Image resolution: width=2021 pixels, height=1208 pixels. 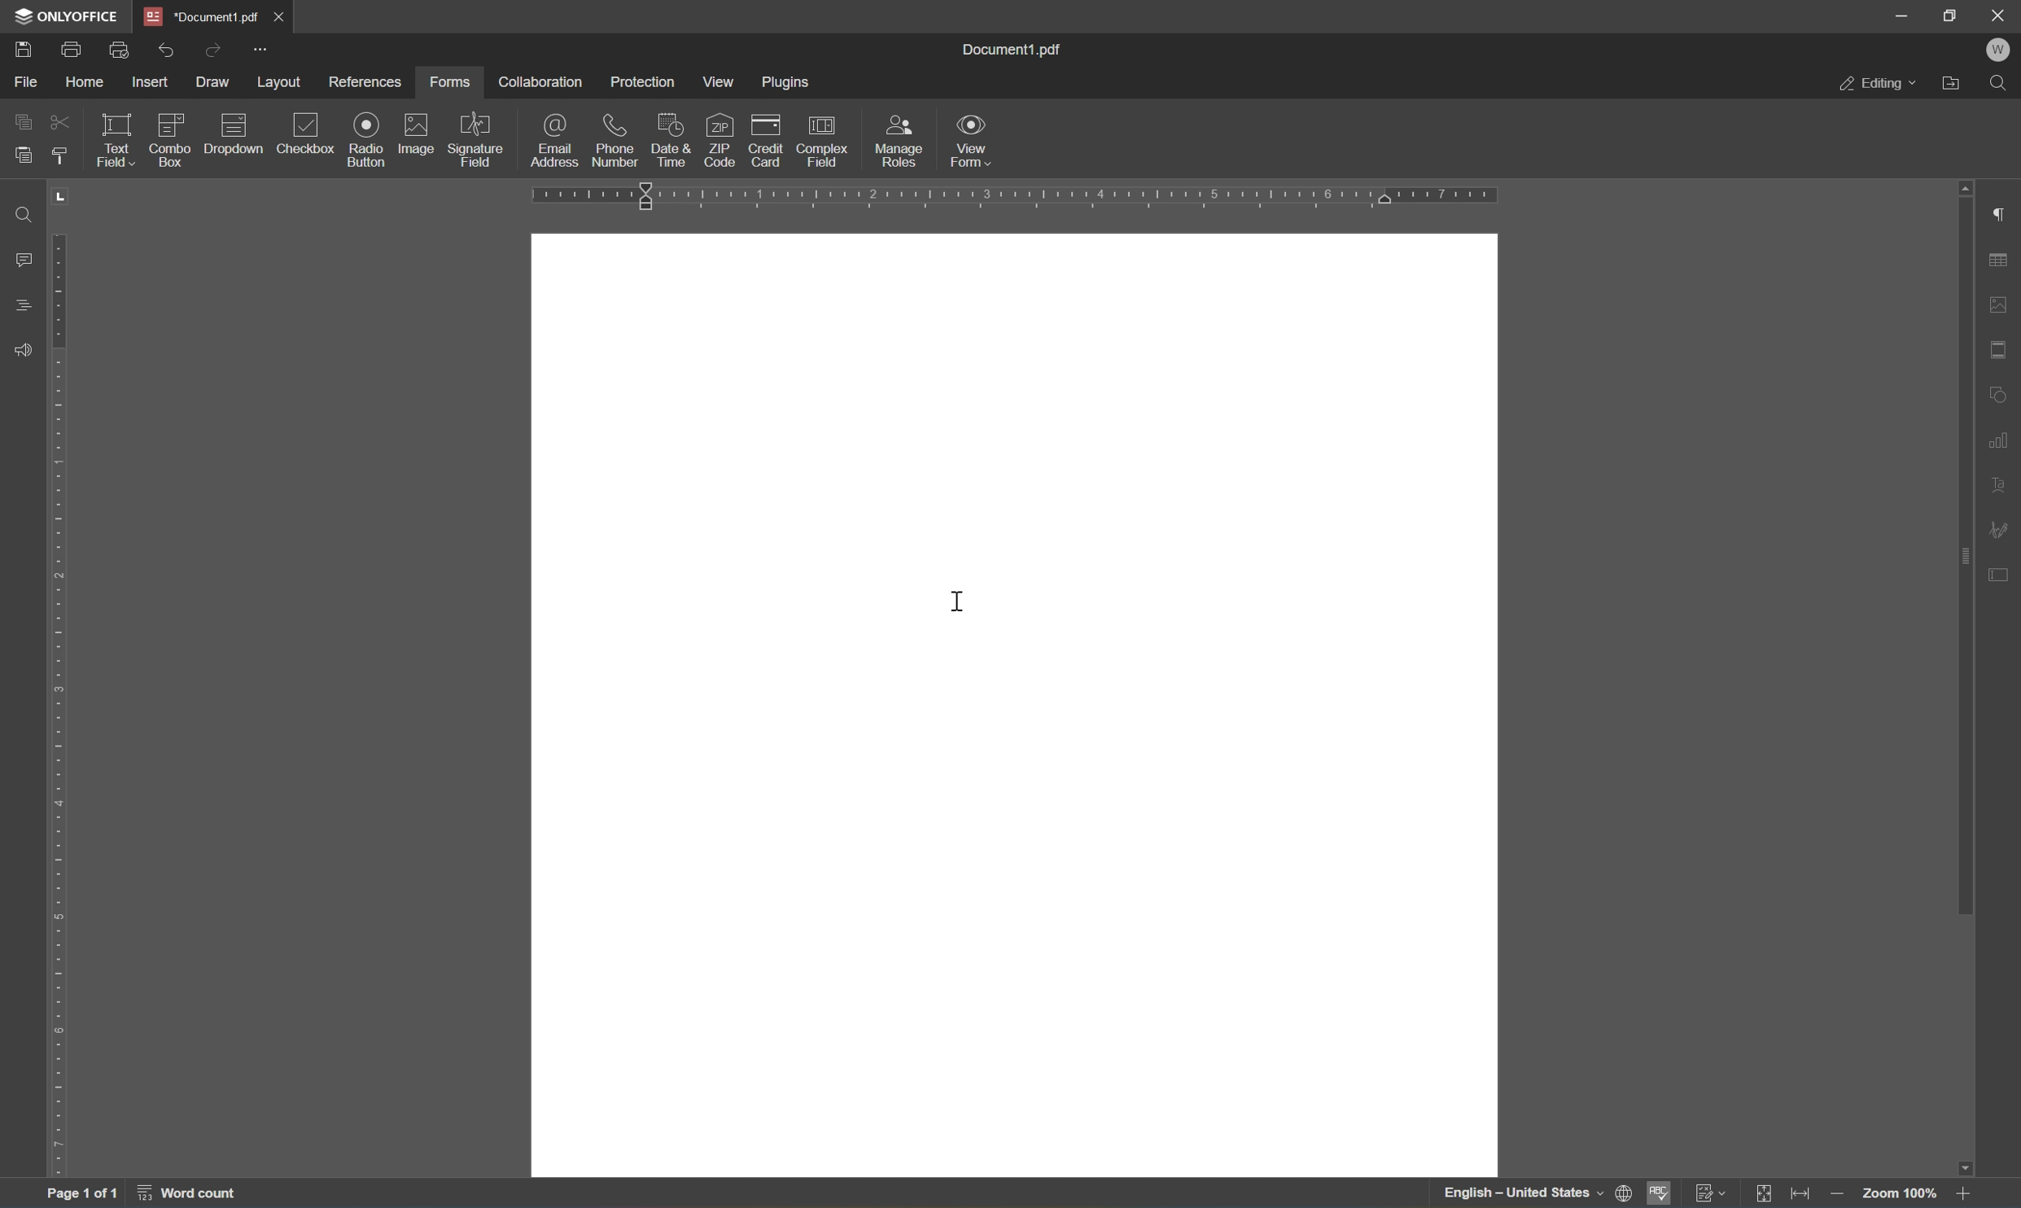 What do you see at coordinates (1966, 184) in the screenshot?
I see `scroll up` at bounding box center [1966, 184].